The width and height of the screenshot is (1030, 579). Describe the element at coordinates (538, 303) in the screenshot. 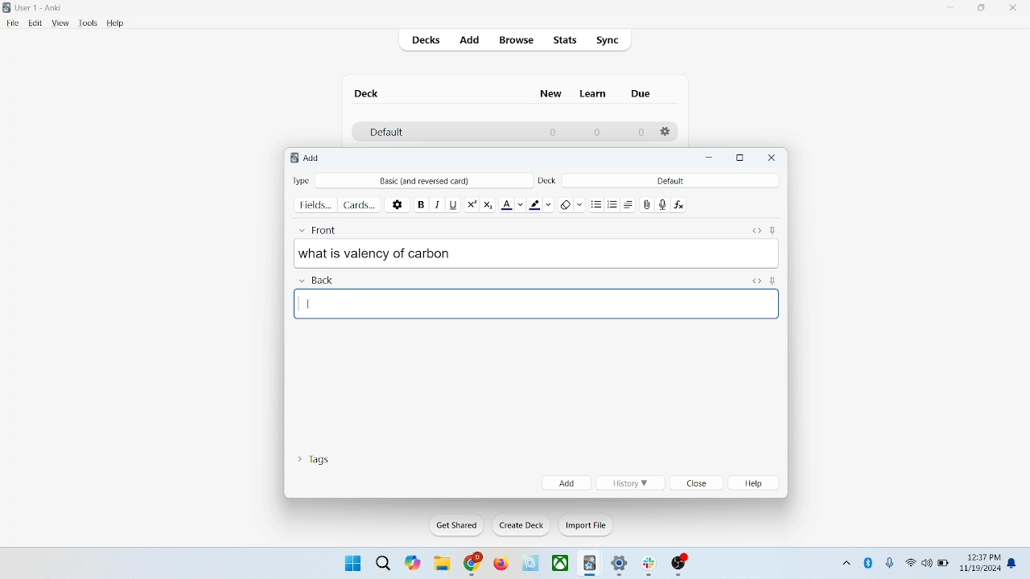

I see `blank space` at that location.